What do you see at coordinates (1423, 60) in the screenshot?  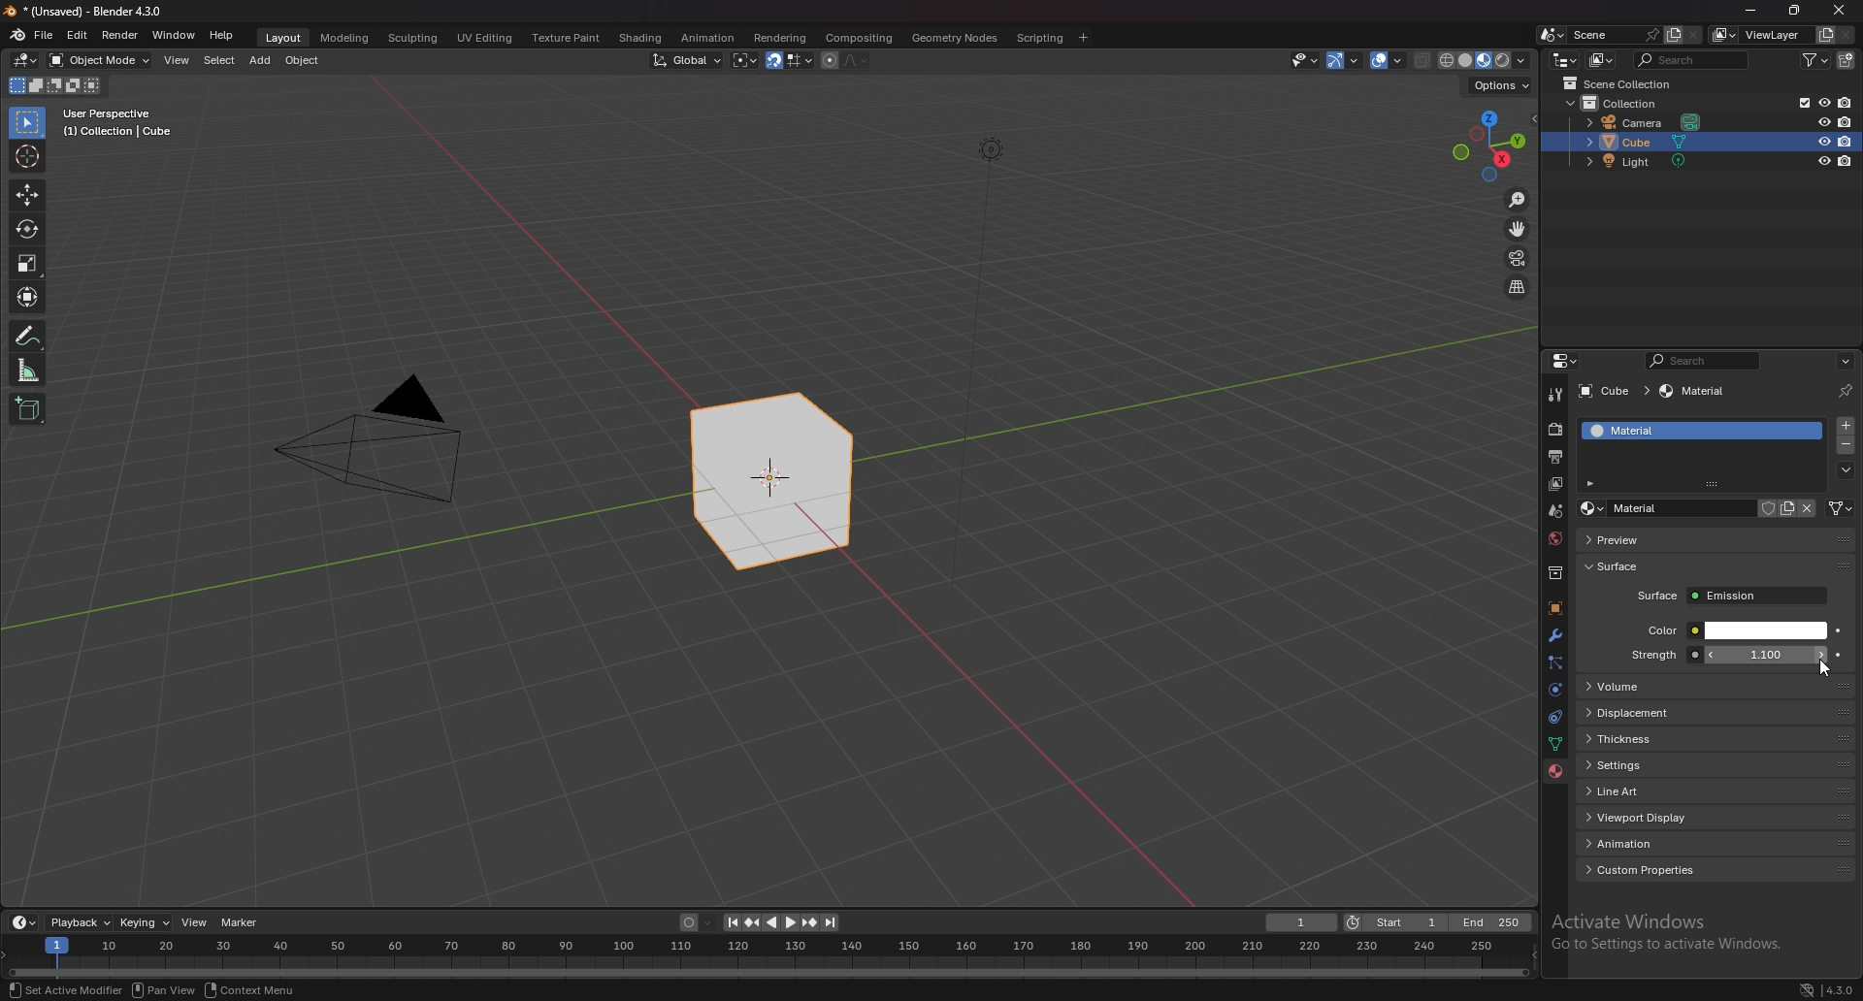 I see `toggle xray` at bounding box center [1423, 60].